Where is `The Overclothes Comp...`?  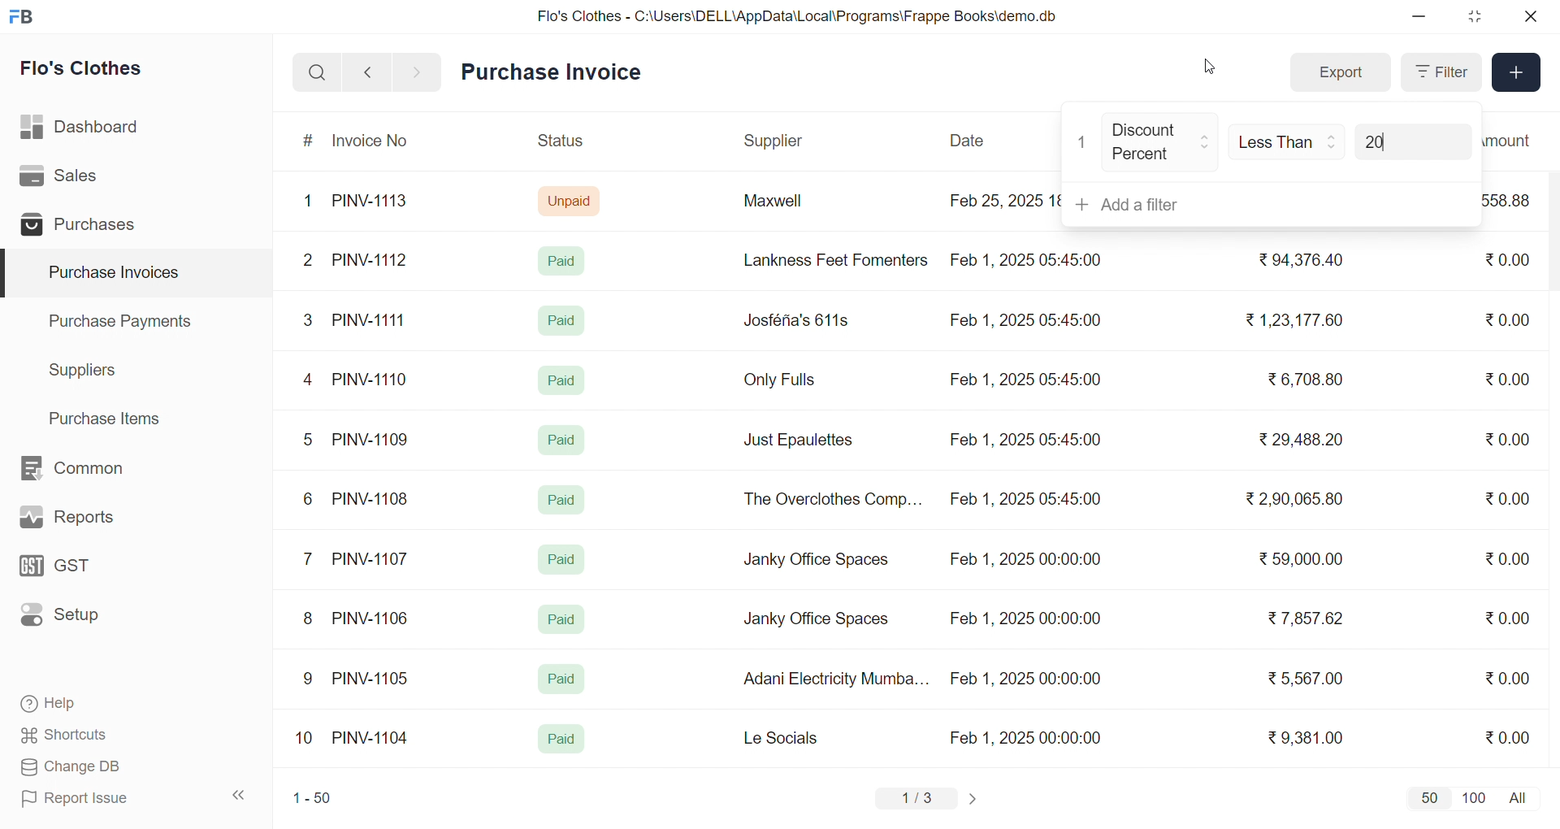
The Overclothes Comp... is located at coordinates (830, 498).